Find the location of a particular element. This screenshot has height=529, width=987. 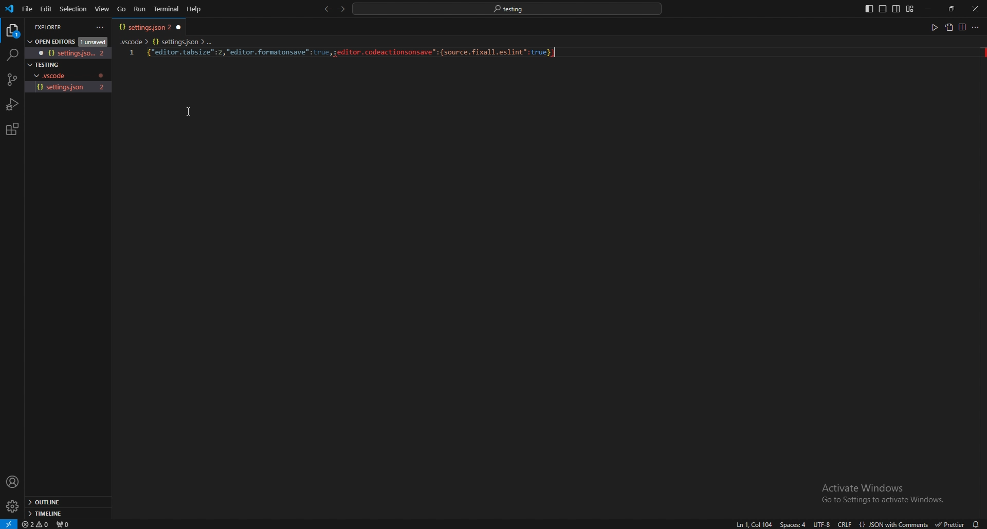

ports forwarded is located at coordinates (67, 524).